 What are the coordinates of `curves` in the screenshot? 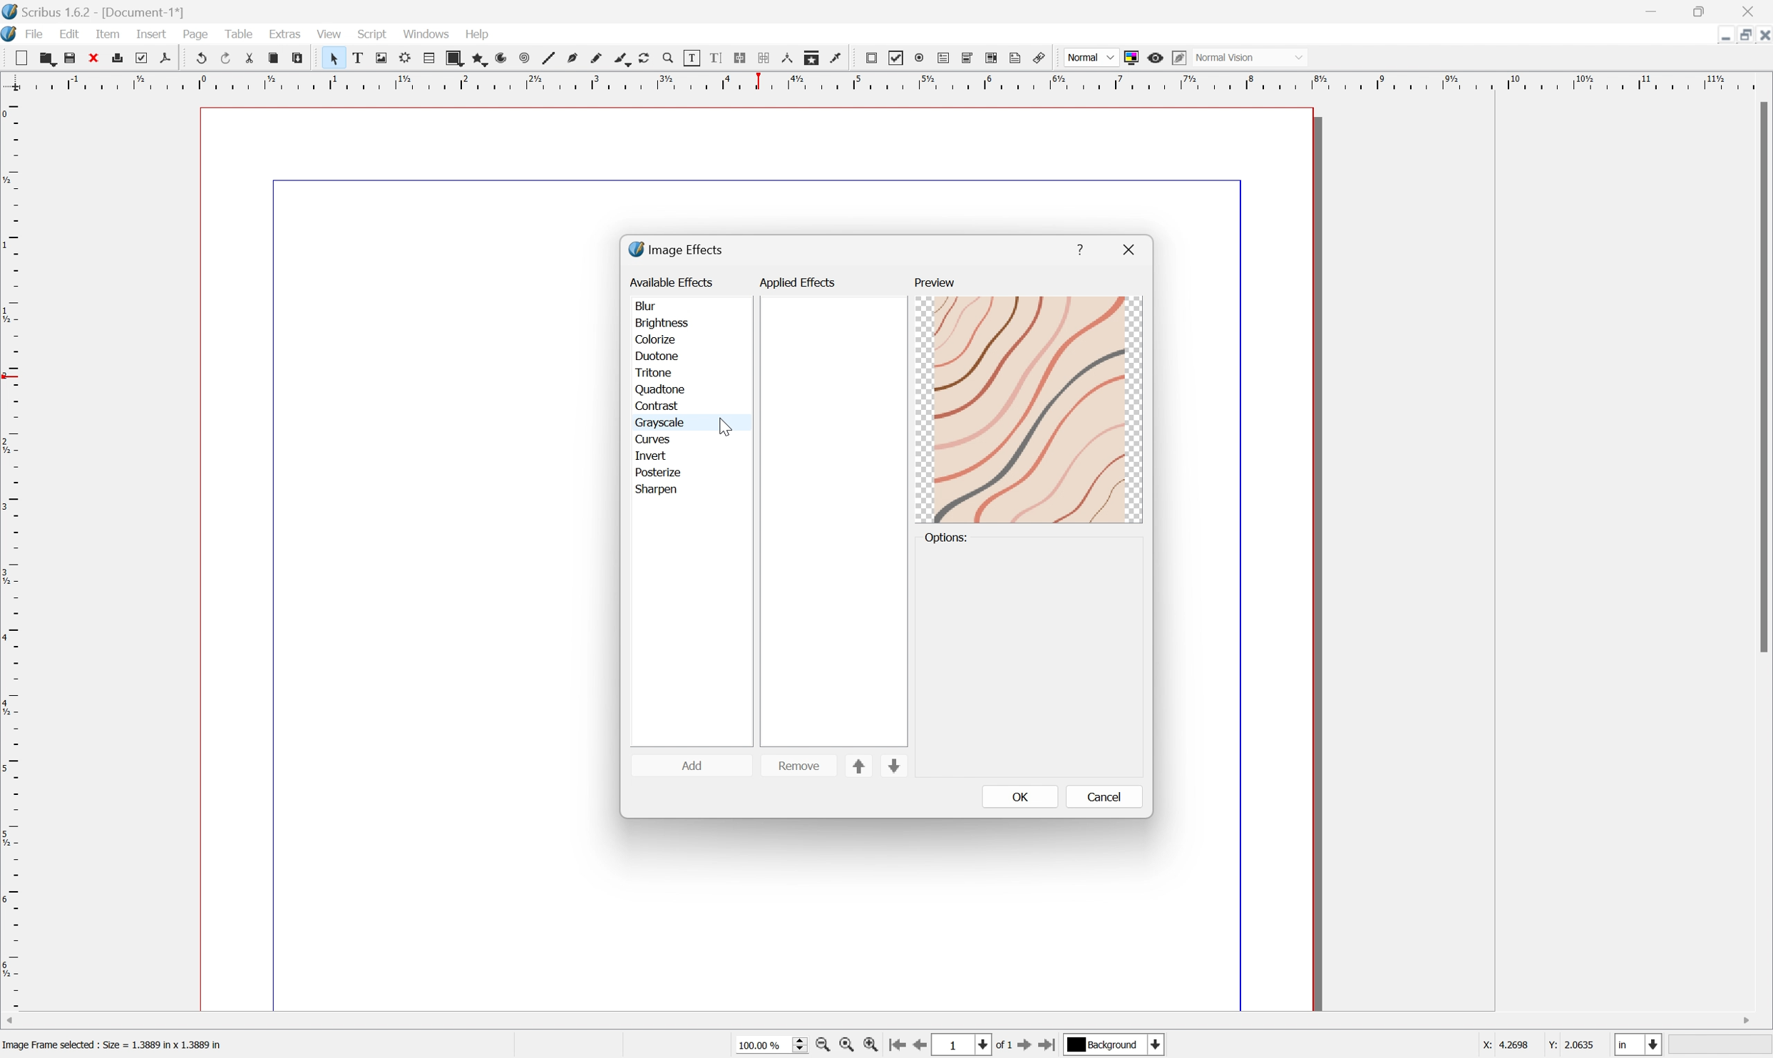 It's located at (653, 438).